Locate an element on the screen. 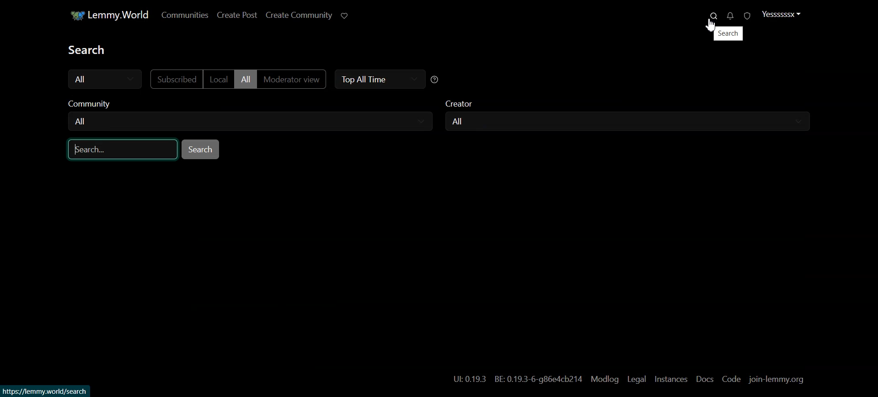 The image size is (878, 397). url is located at coordinates (49, 391).